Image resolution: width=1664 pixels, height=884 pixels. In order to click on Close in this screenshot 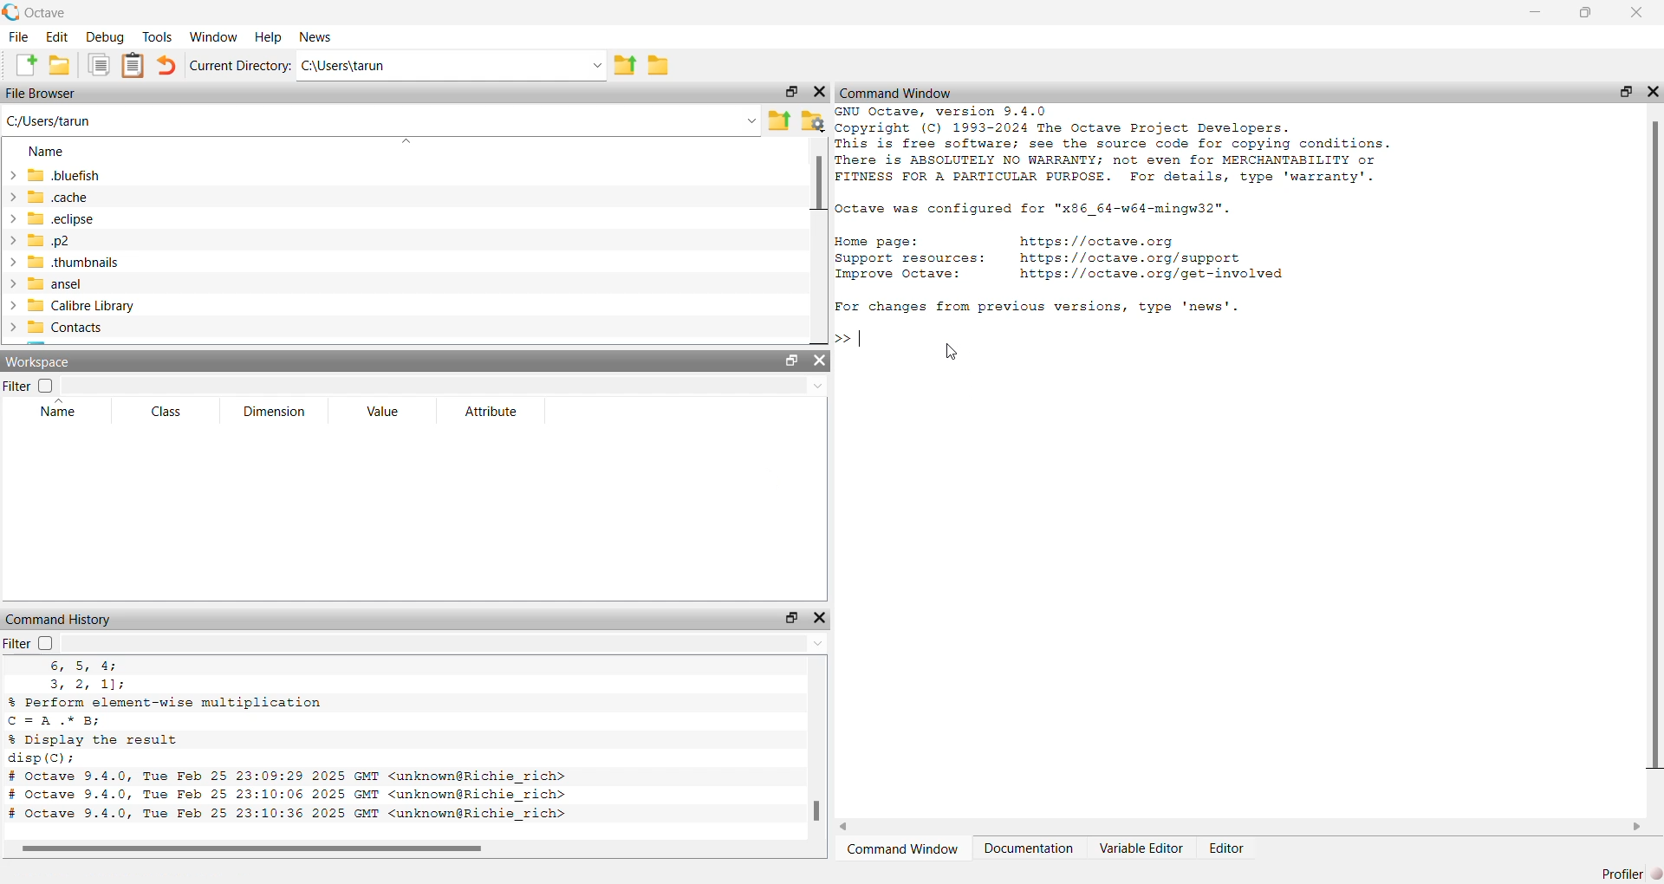, I will do `click(1652, 90)`.